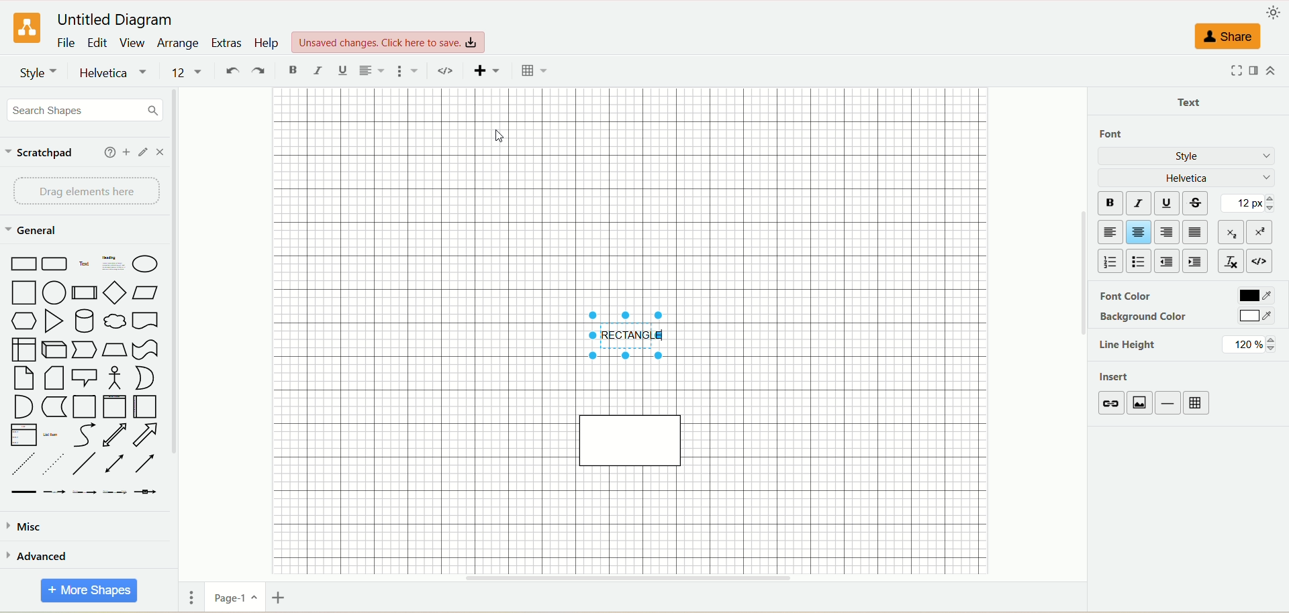  What do you see at coordinates (20, 464) in the screenshot?
I see `dashed line` at bounding box center [20, 464].